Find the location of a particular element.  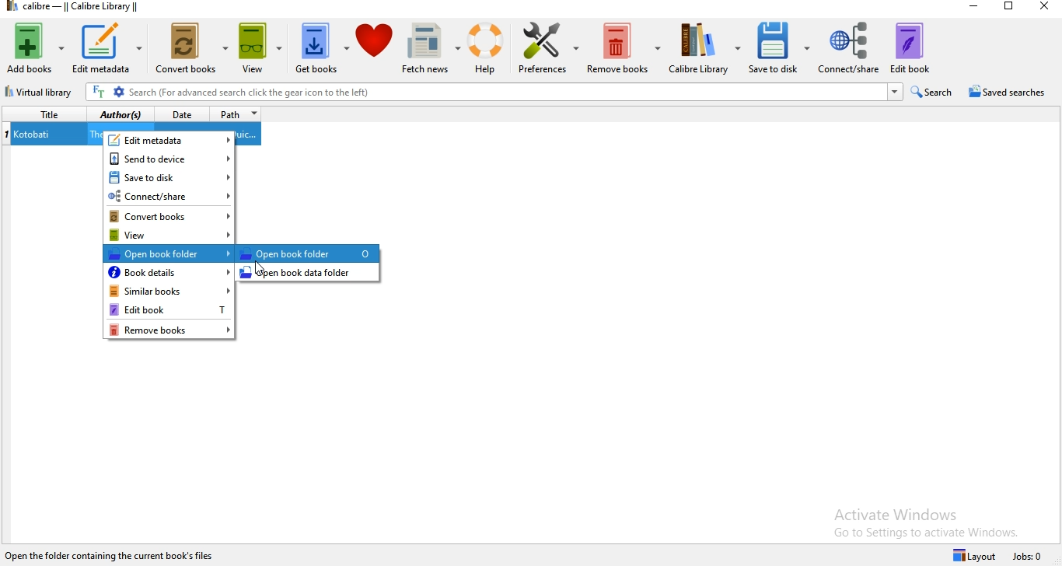

save to disk is located at coordinates (778, 50).